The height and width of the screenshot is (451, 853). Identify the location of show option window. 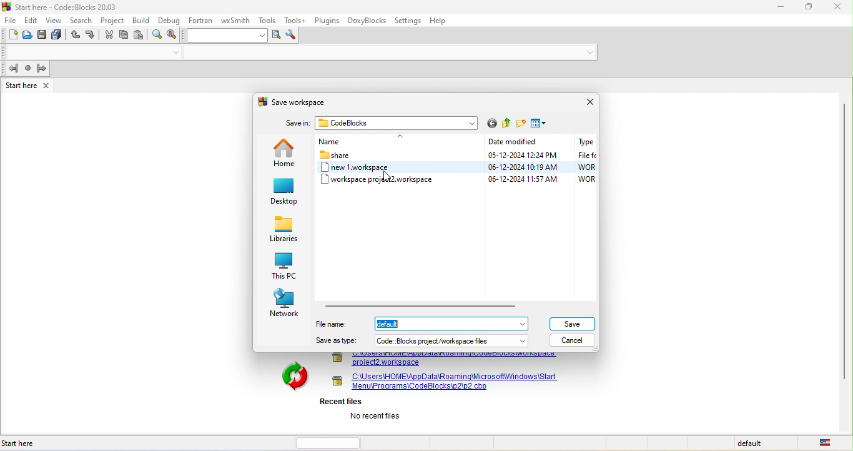
(293, 36).